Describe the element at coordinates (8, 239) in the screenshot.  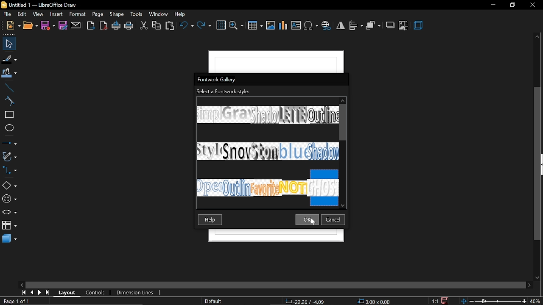
I see `3d shapes` at that location.